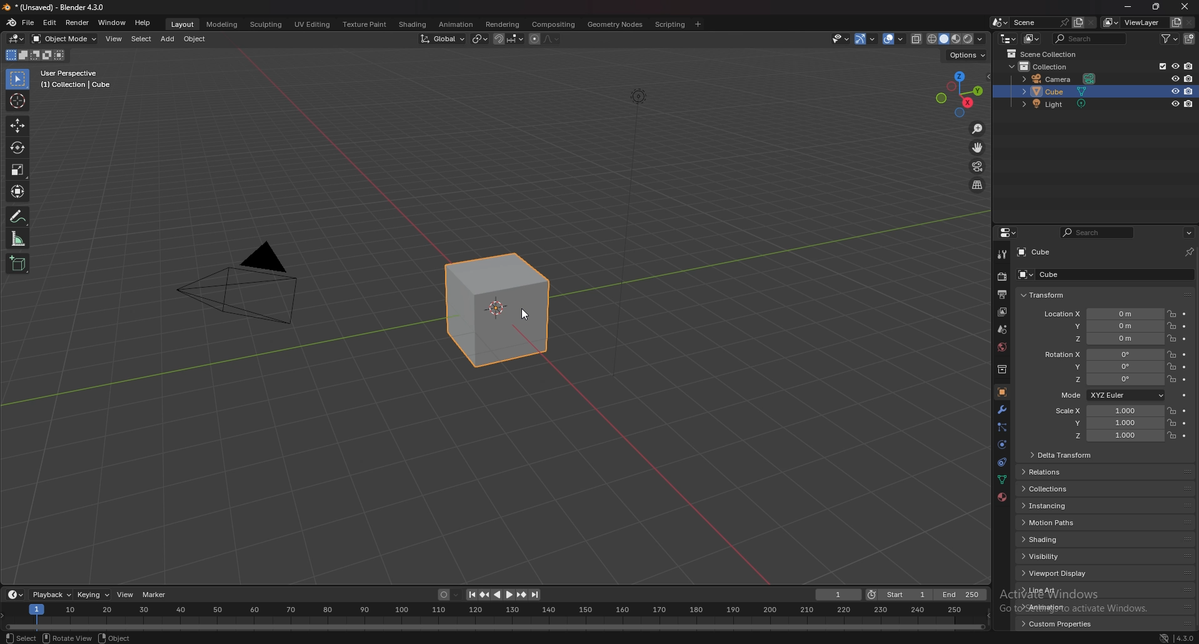 The width and height of the screenshot is (1199, 644). I want to click on viewport shading, so click(943, 39).